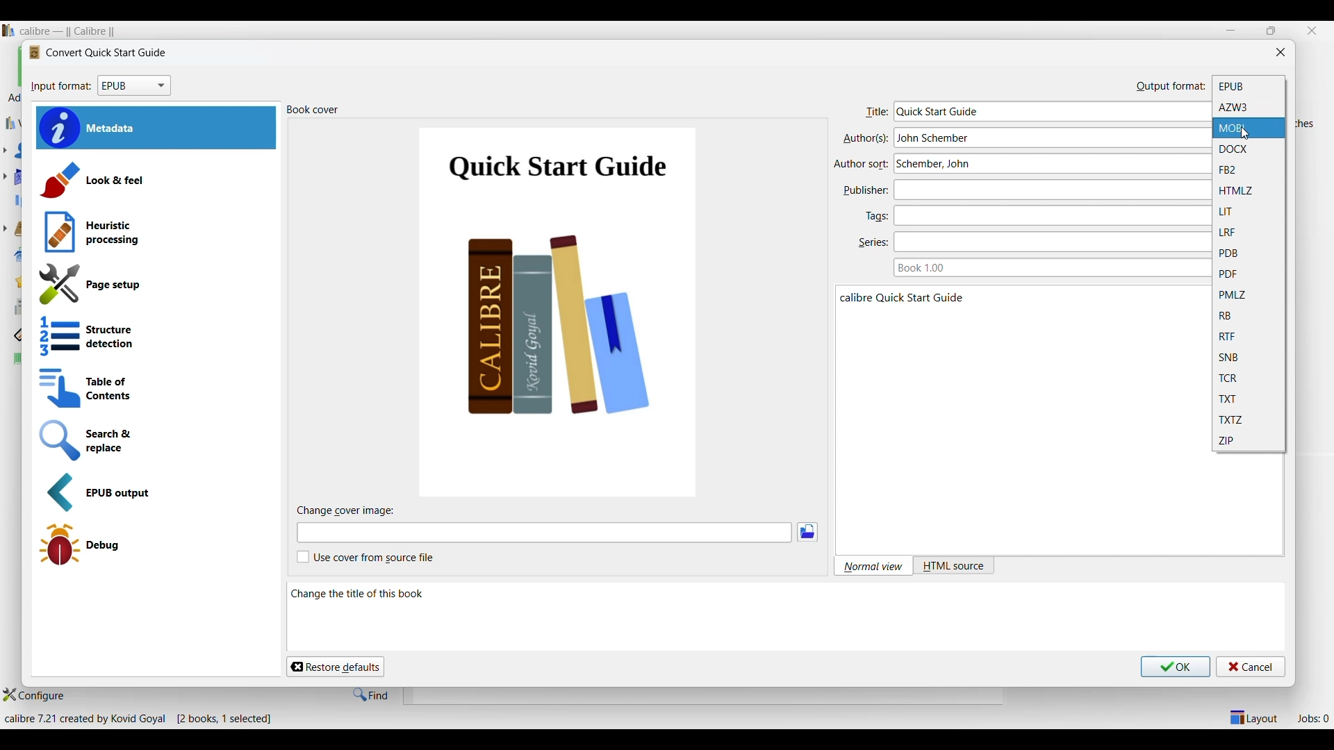  I want to click on Details about software, so click(143, 719).